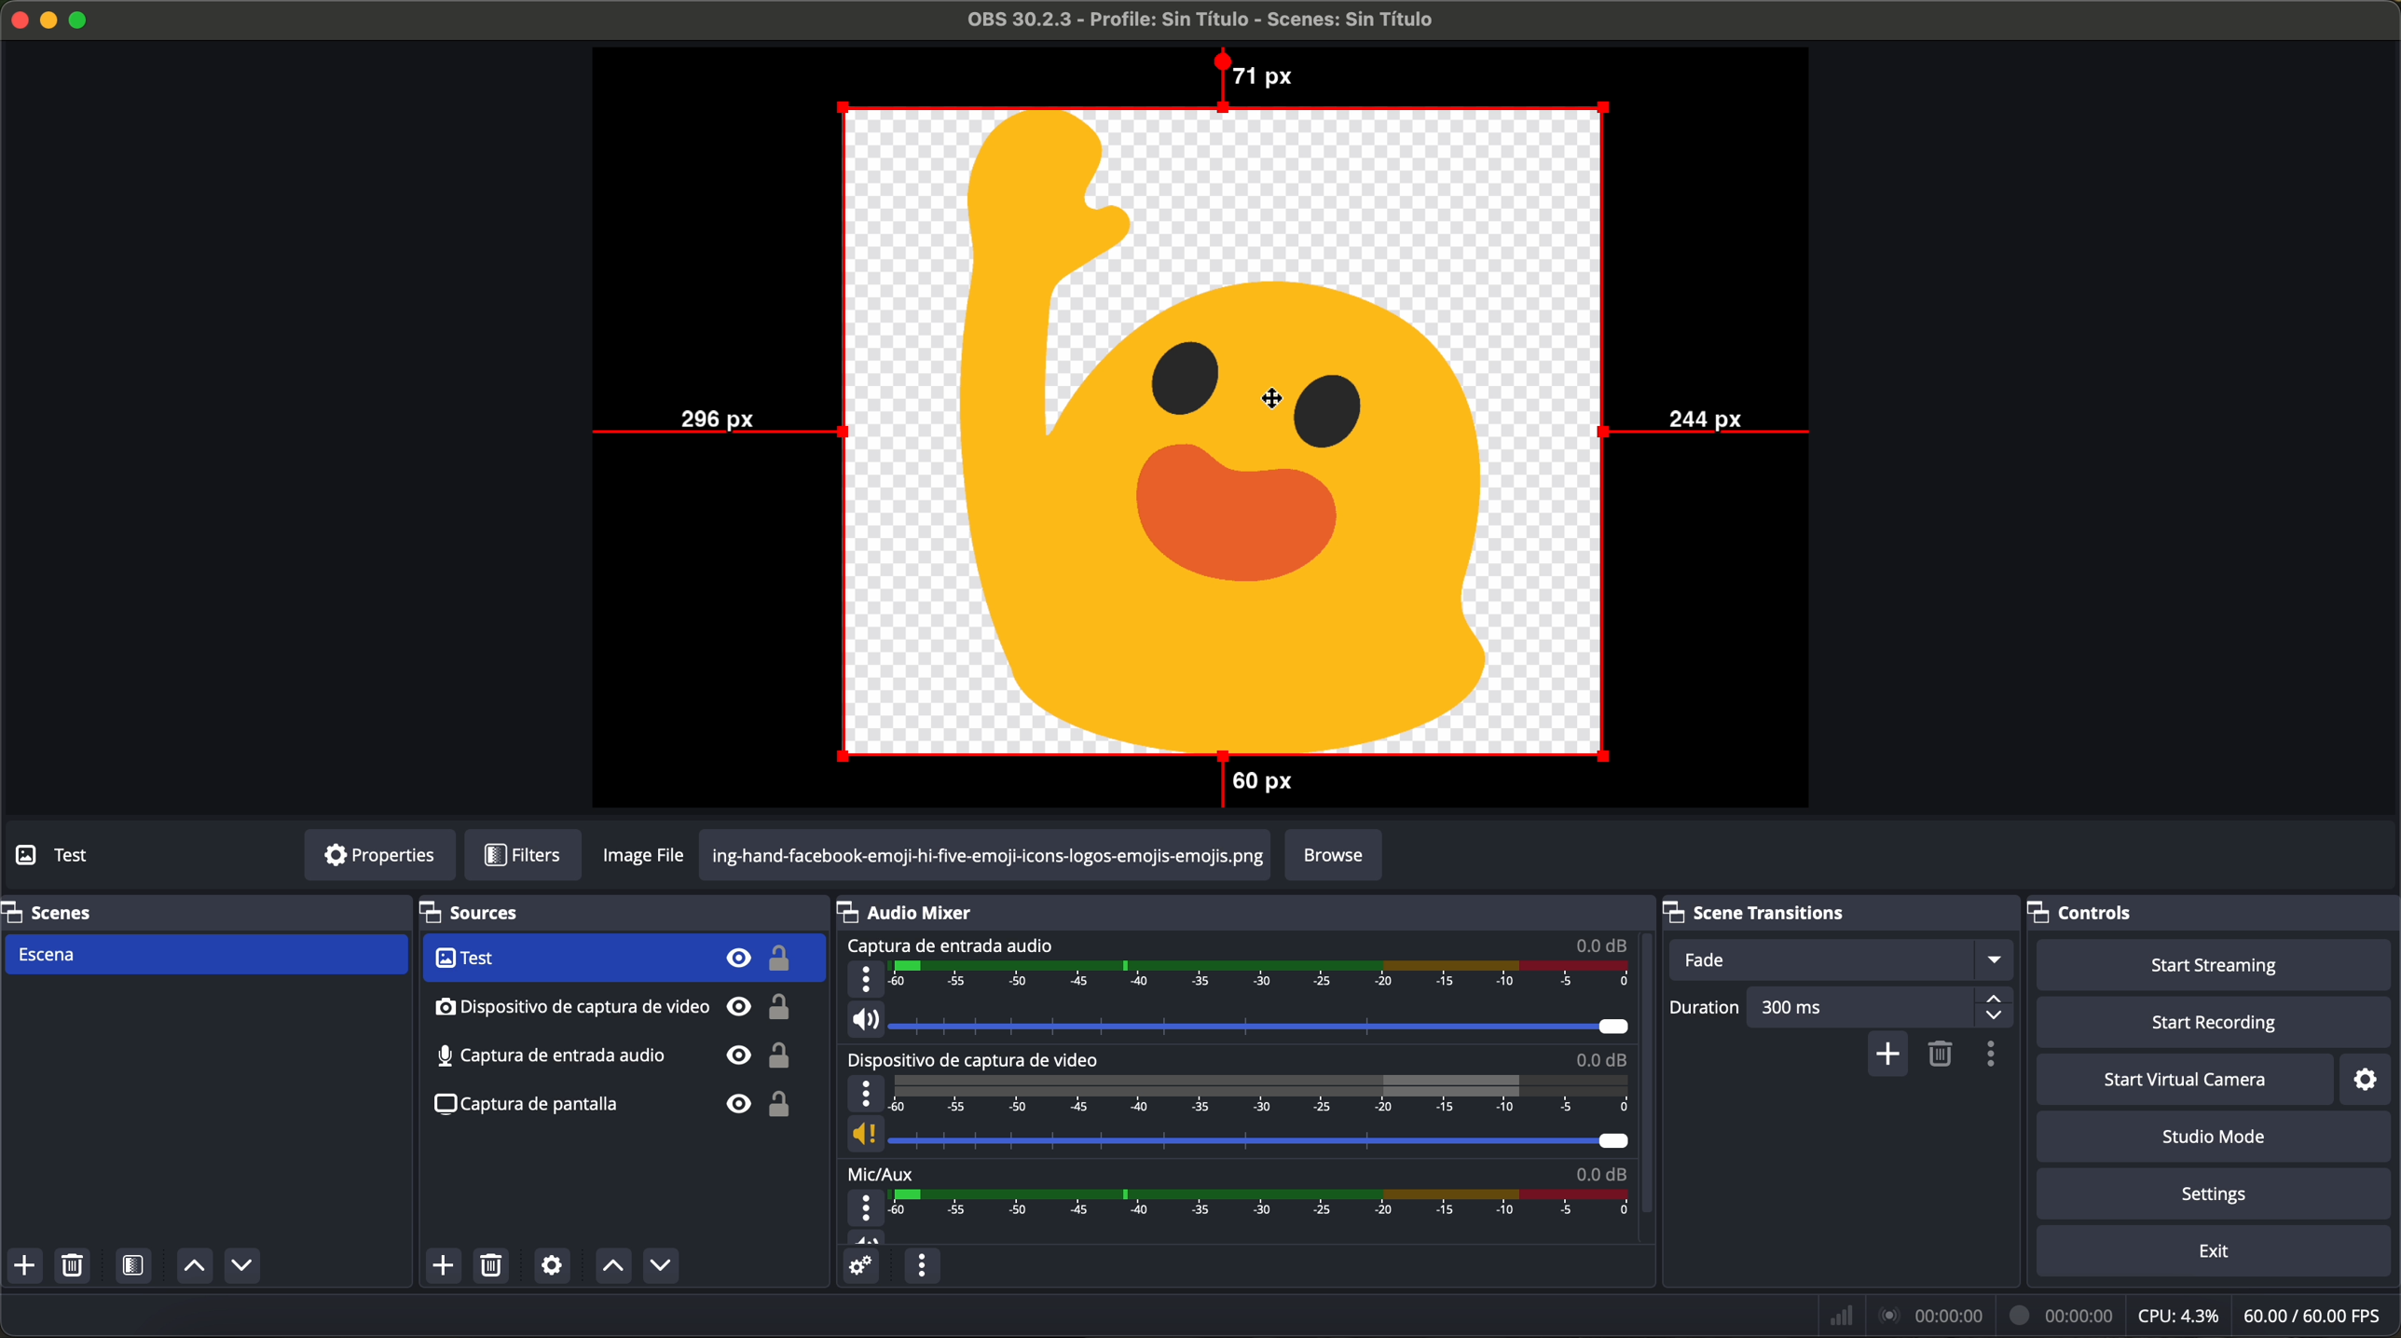  Describe the element at coordinates (985, 854) in the screenshot. I see `png url` at that location.